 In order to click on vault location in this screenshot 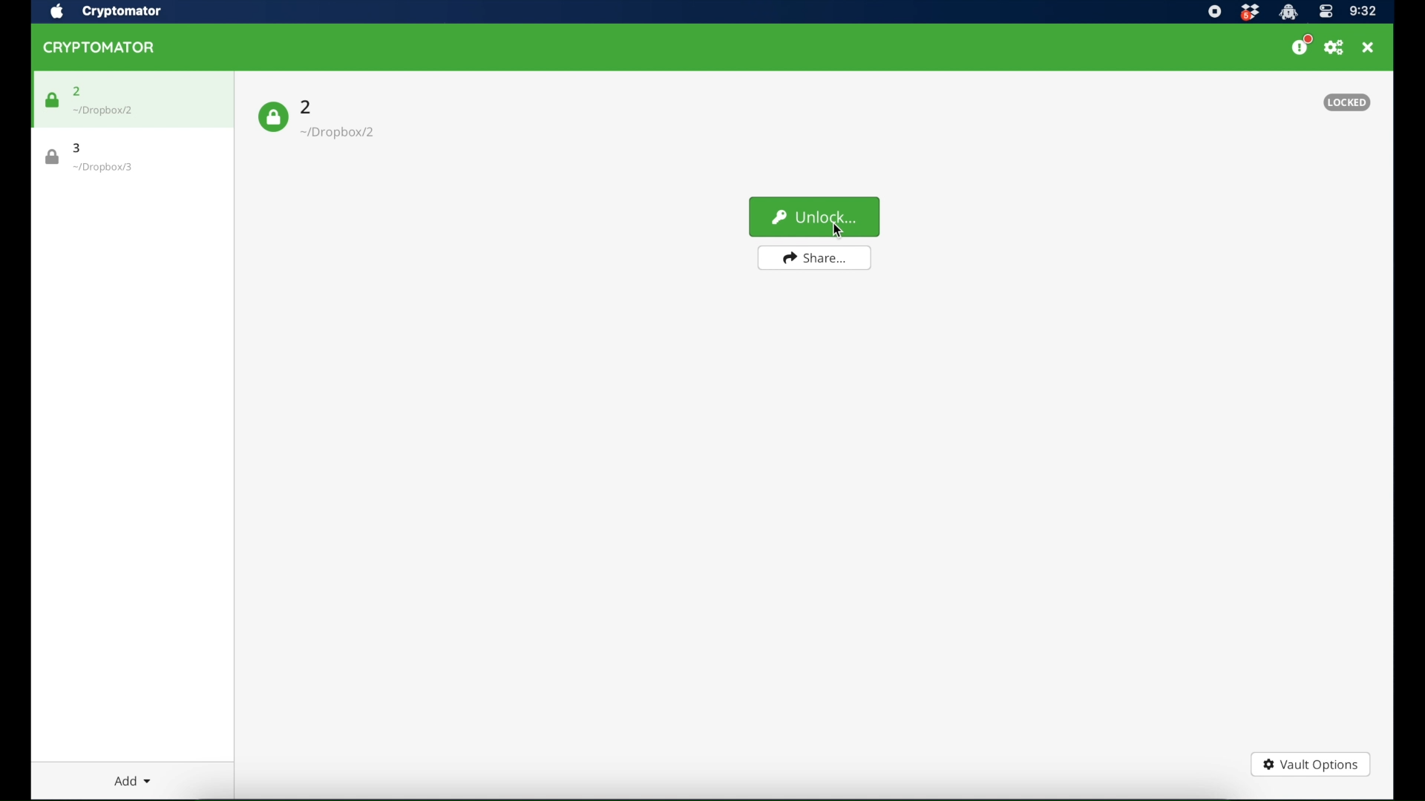, I will do `click(341, 132)`.